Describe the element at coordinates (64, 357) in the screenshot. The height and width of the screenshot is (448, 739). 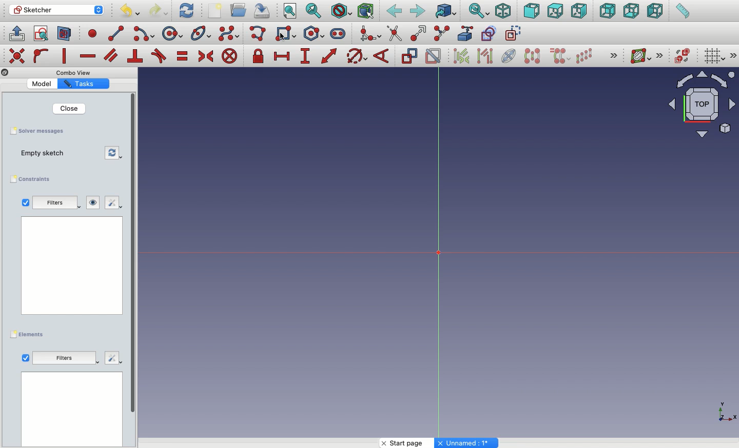
I see `Filters` at that location.